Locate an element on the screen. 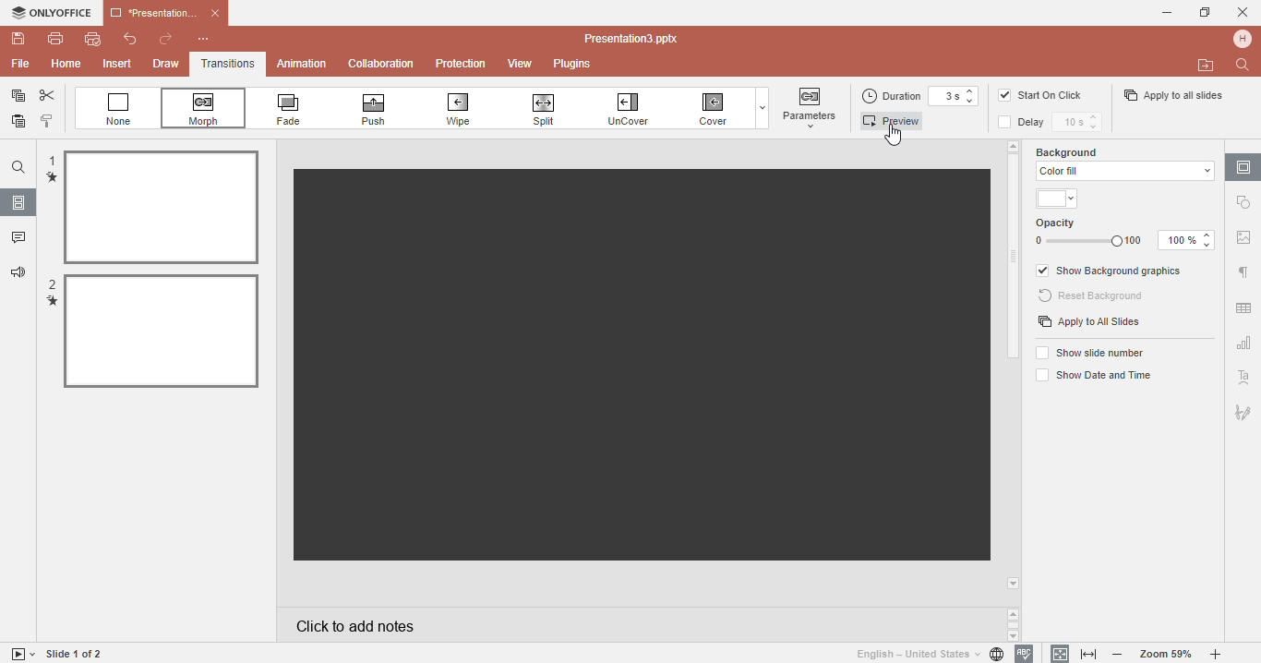 The width and height of the screenshot is (1261, 663). Plugins is located at coordinates (581, 65).